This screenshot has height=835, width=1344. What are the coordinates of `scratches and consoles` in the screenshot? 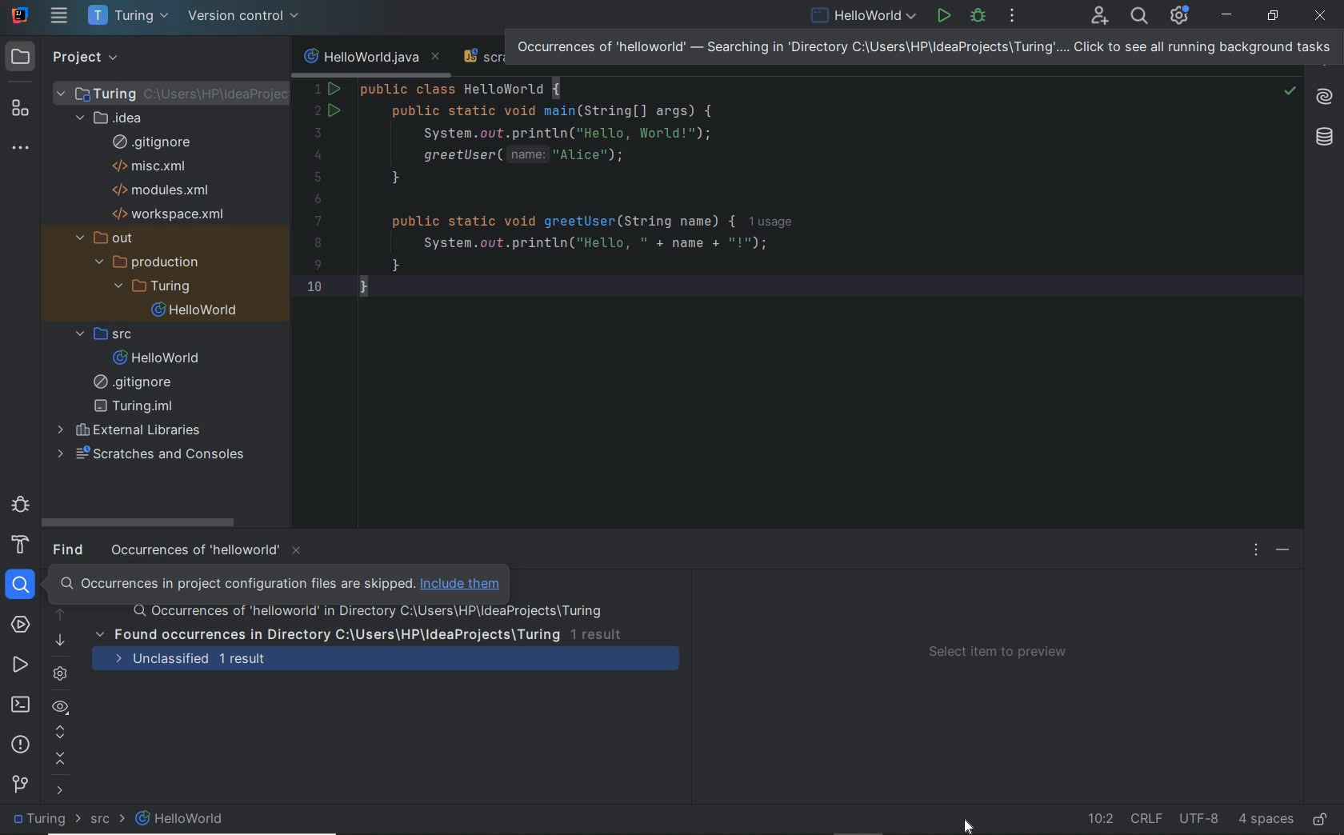 It's located at (171, 456).